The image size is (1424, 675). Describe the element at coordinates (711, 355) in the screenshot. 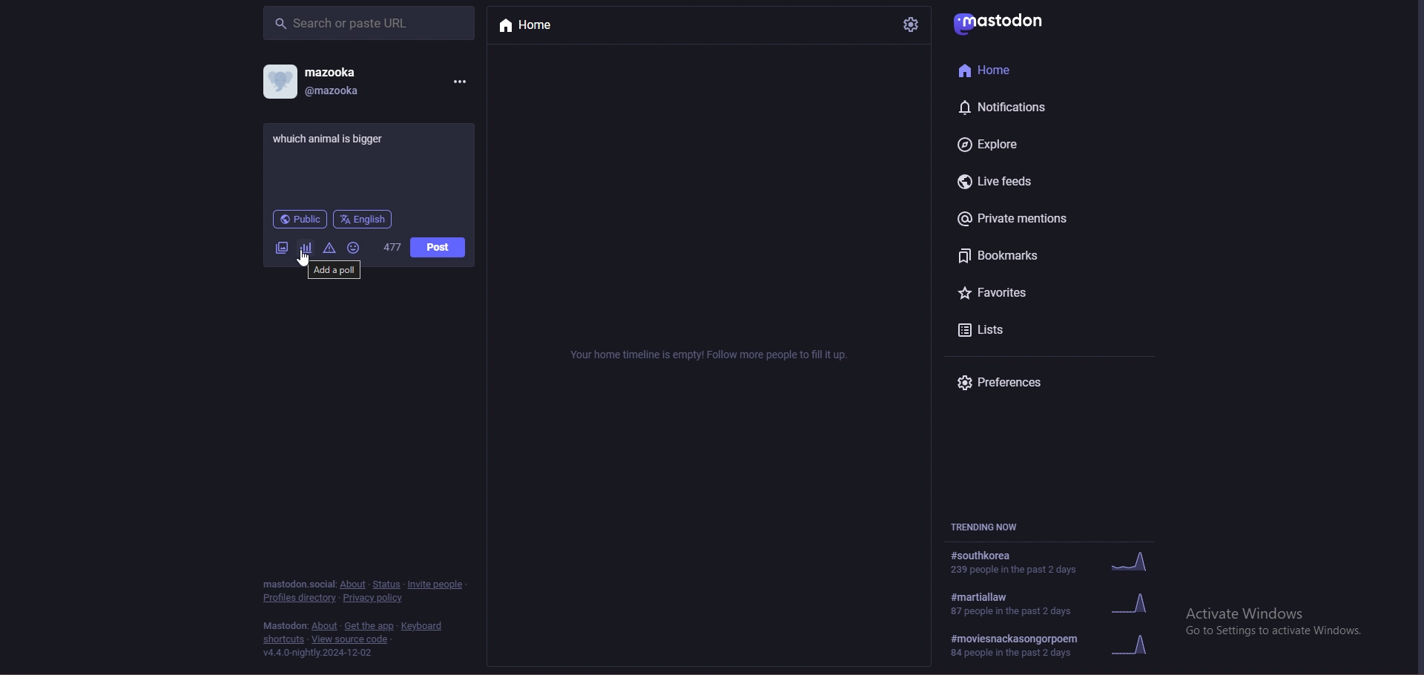

I see `info` at that location.